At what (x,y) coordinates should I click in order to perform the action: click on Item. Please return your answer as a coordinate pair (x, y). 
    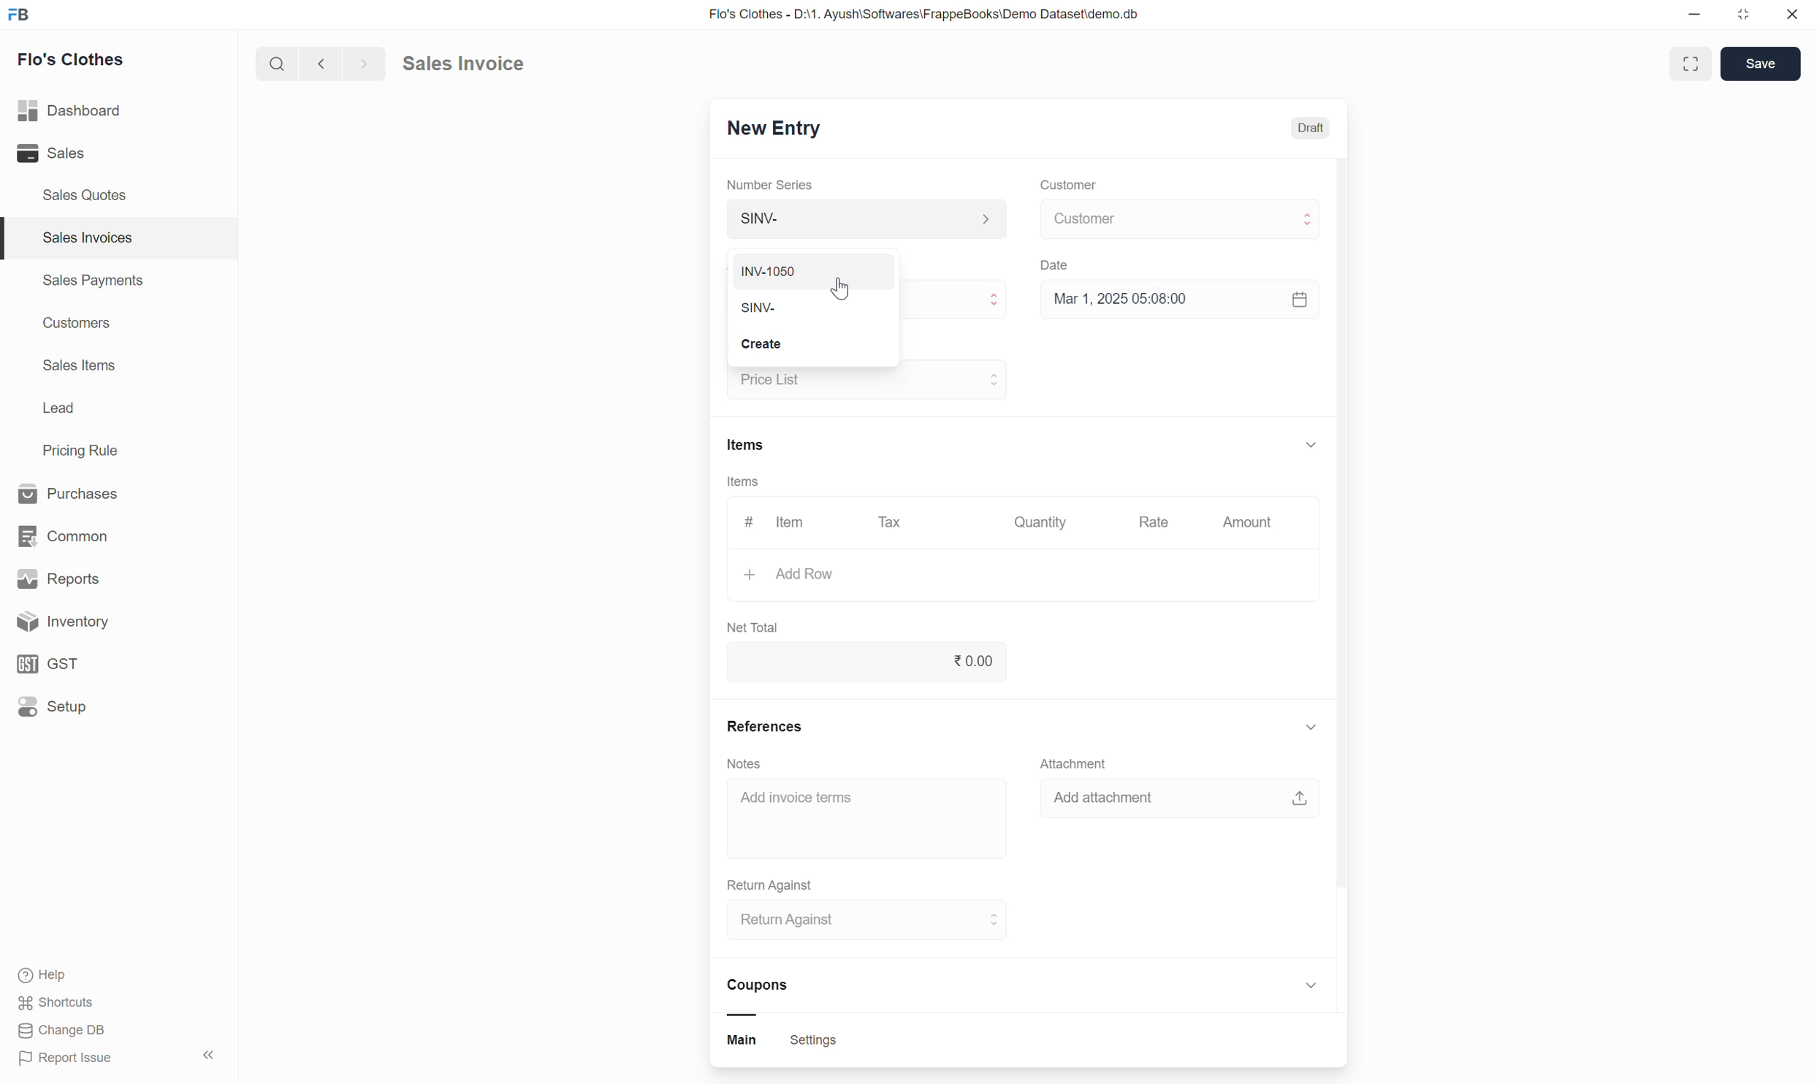
    Looking at the image, I should click on (792, 523).